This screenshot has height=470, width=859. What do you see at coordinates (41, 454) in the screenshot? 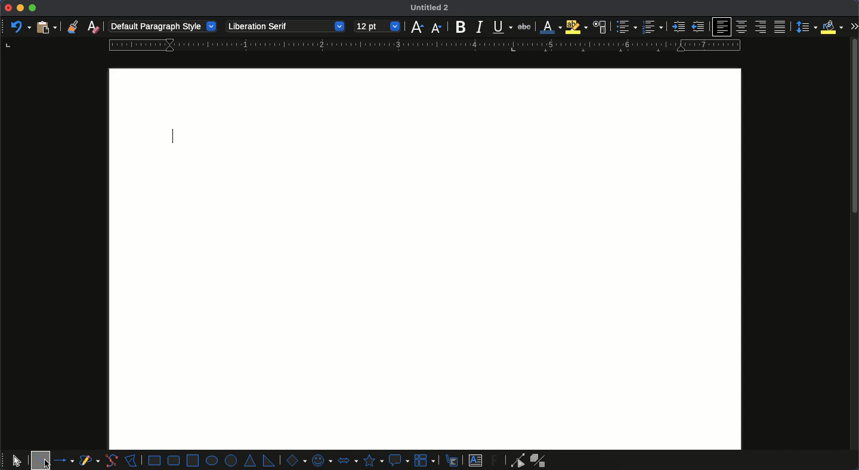
I see `line` at bounding box center [41, 454].